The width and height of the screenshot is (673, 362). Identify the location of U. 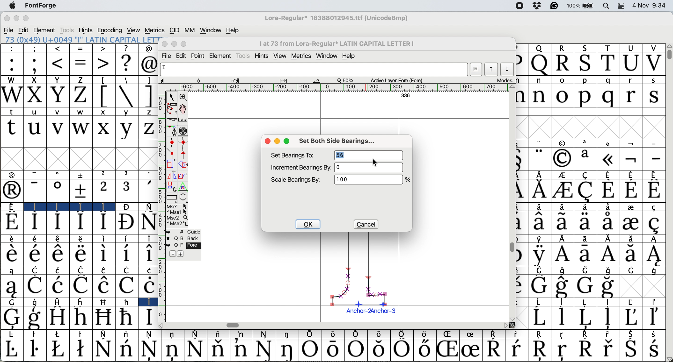
(631, 48).